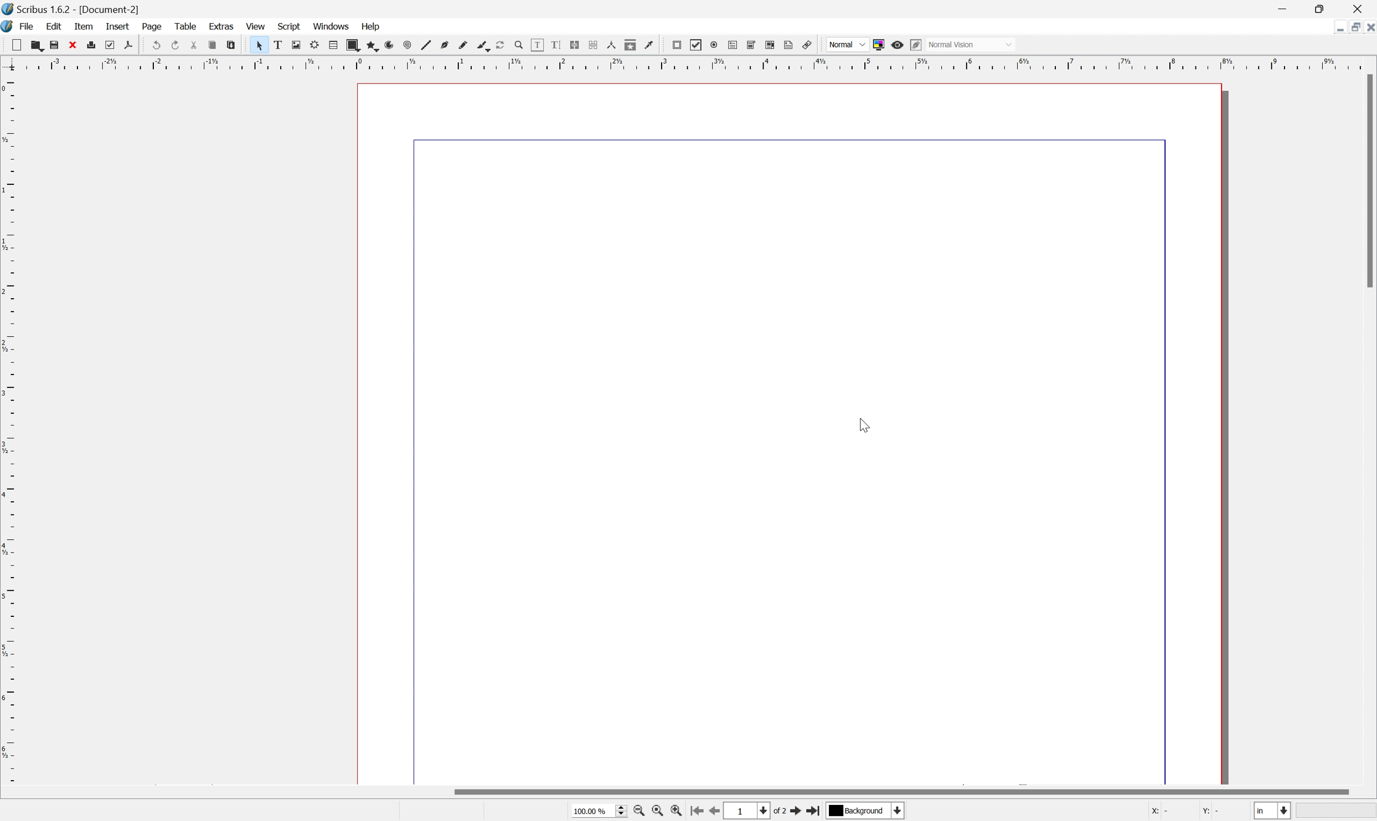 The width and height of the screenshot is (1377, 821). Describe the element at coordinates (9, 28) in the screenshot. I see `Scribus icon` at that location.